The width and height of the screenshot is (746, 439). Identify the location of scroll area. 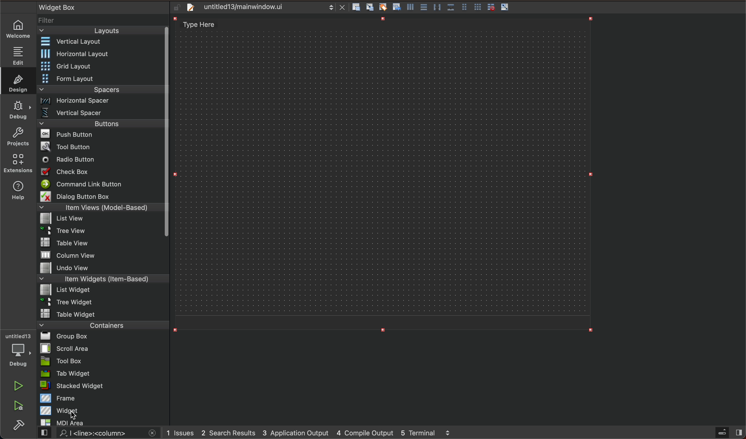
(102, 348).